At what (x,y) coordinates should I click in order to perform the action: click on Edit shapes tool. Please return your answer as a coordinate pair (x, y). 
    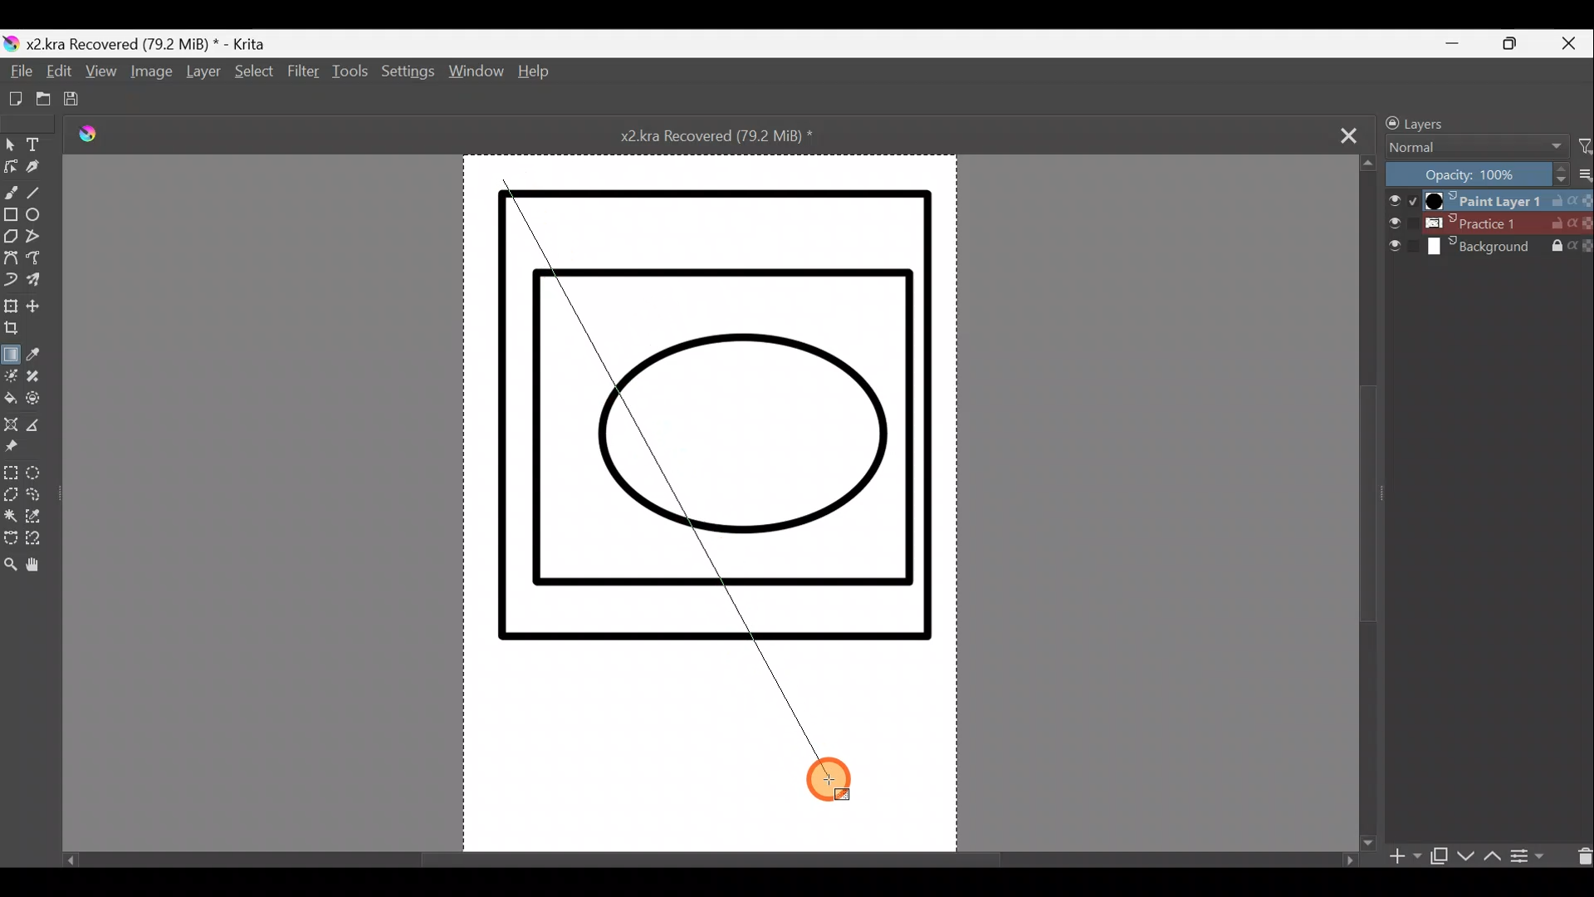
    Looking at the image, I should click on (10, 169).